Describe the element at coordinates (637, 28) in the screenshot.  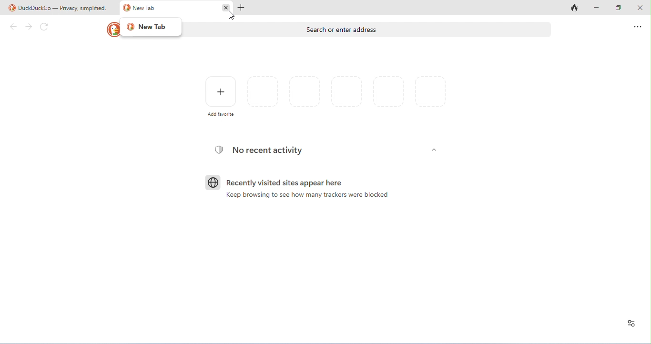
I see `new tab, new window, bookmark, settings and more` at that location.